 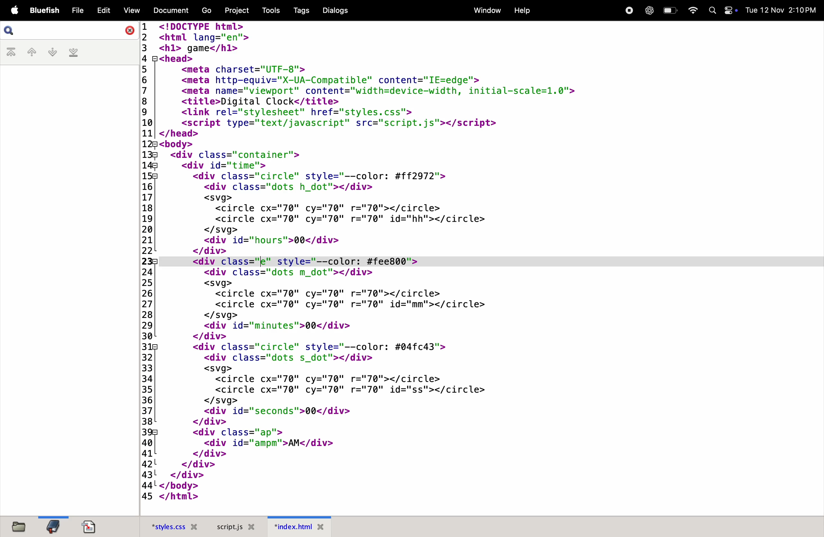 I want to click on window, so click(x=484, y=10).